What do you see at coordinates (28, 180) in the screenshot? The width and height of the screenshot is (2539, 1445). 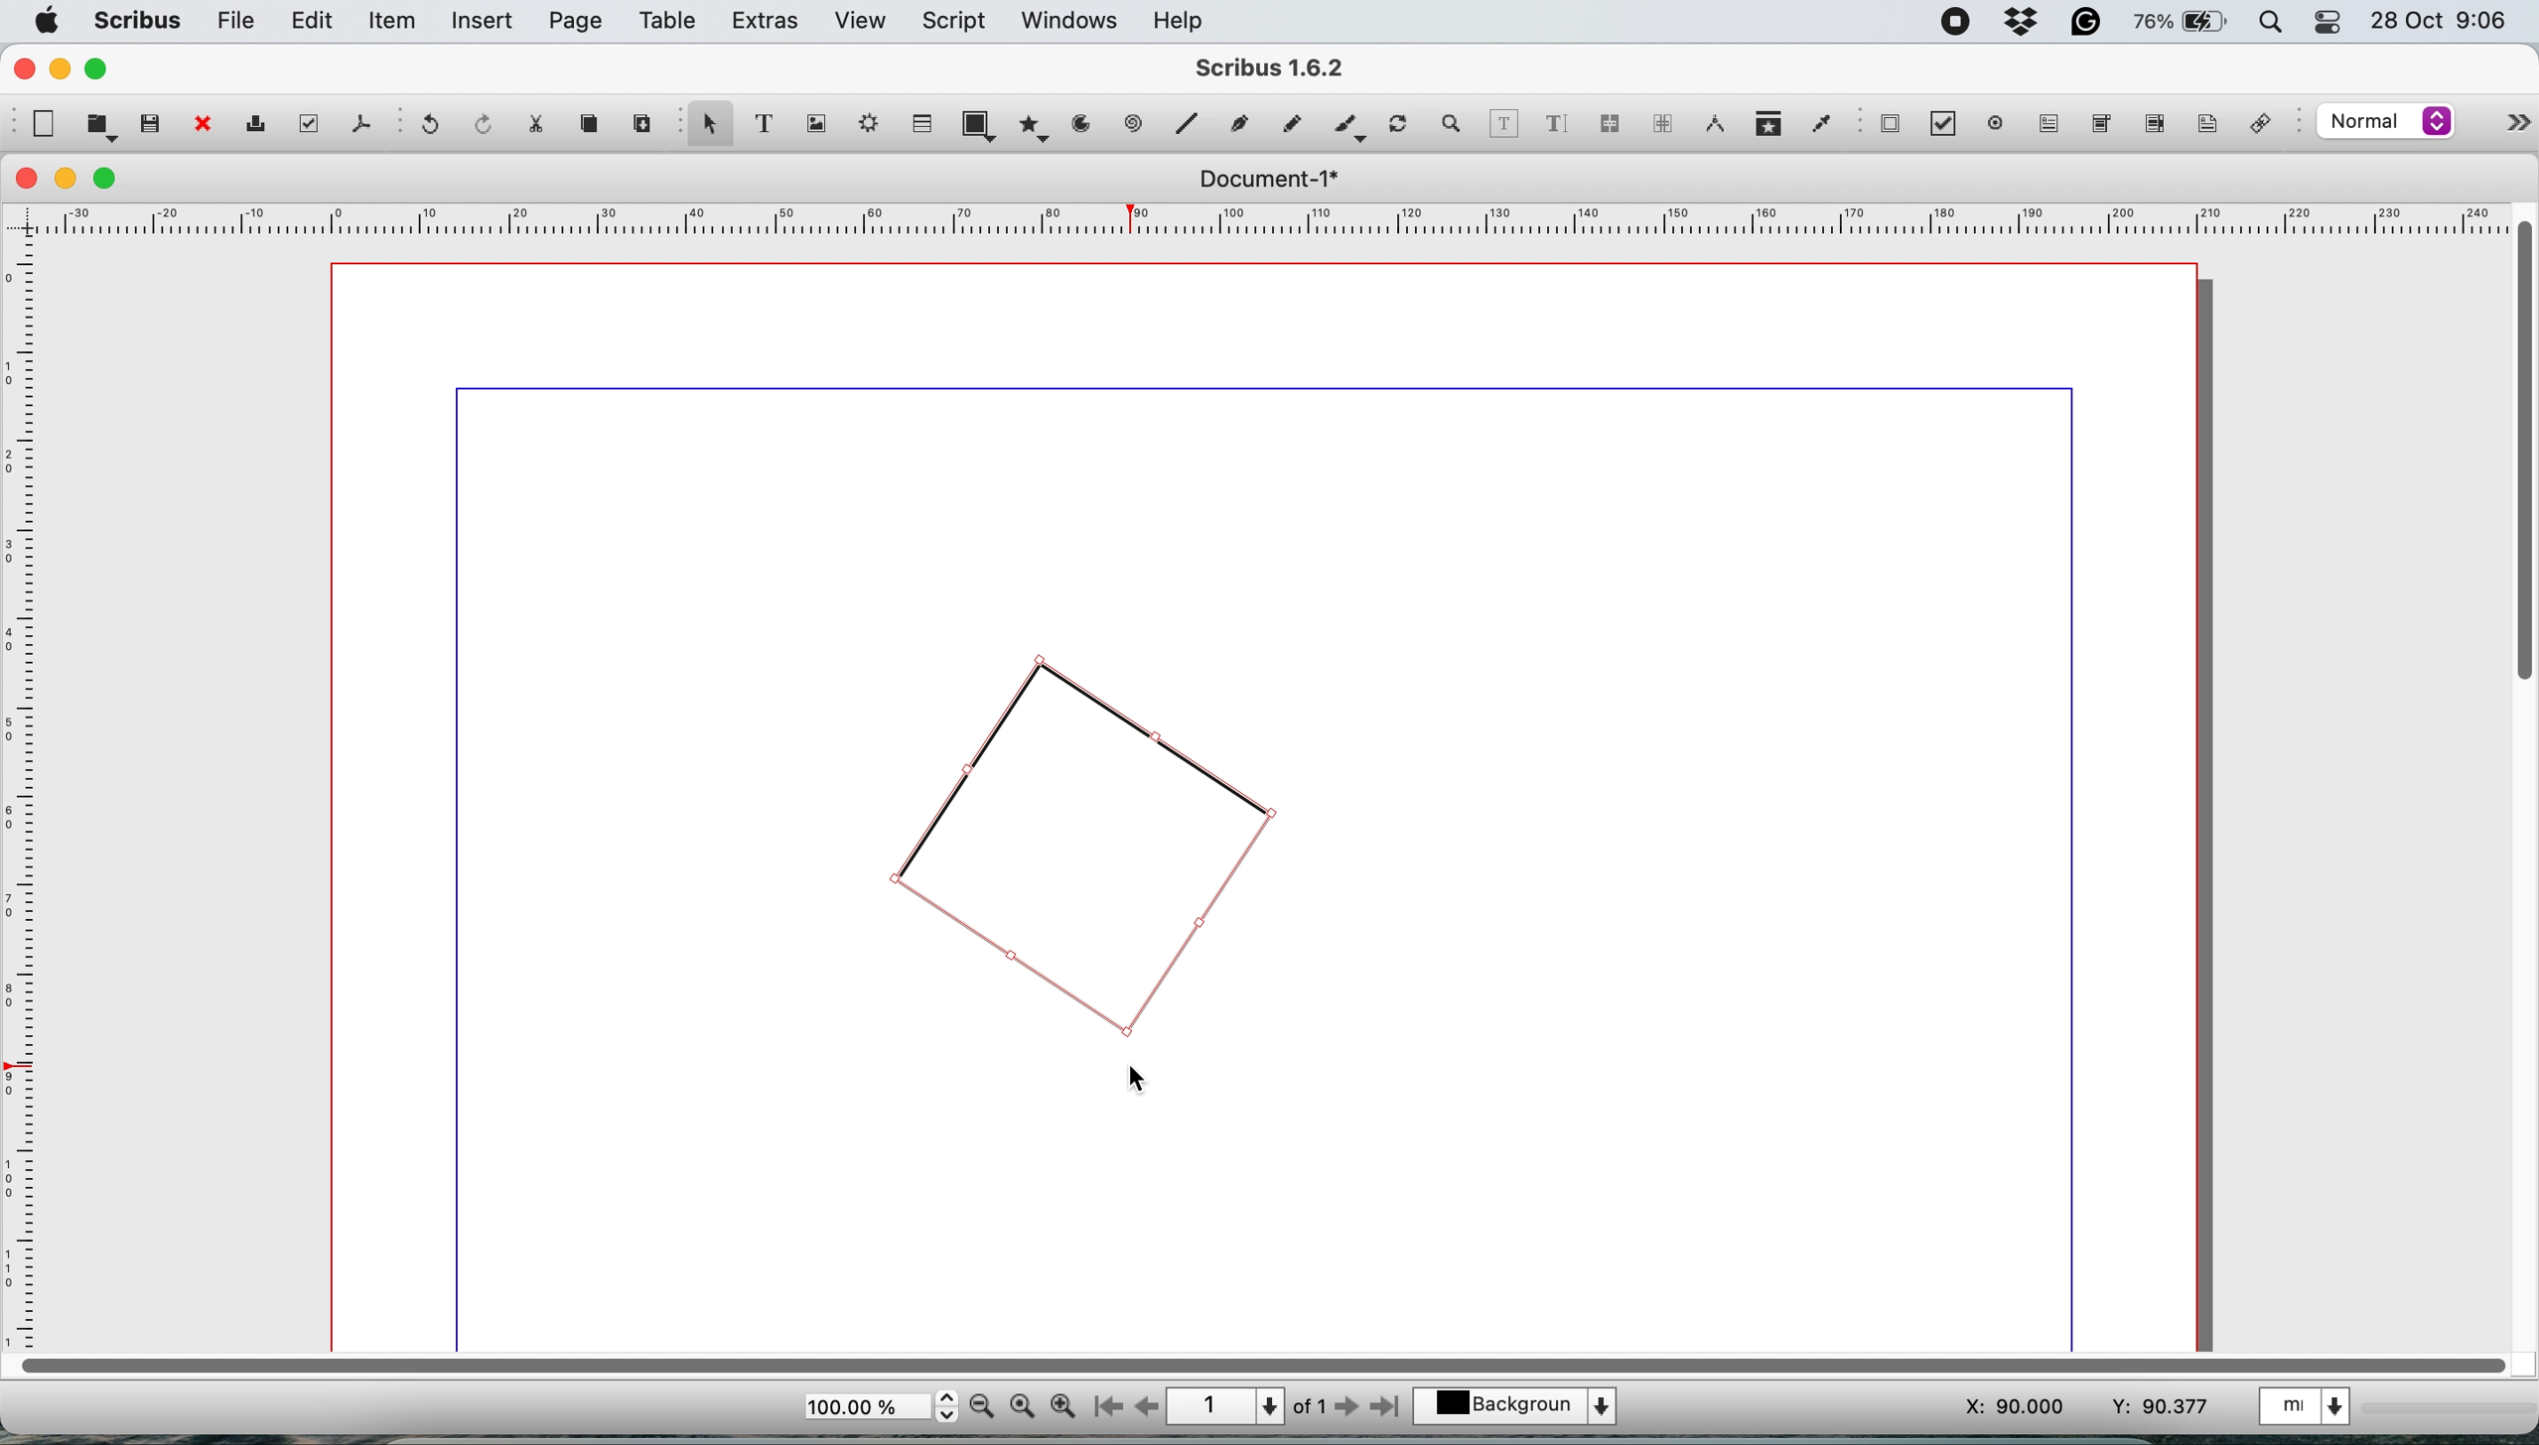 I see `close` at bounding box center [28, 180].